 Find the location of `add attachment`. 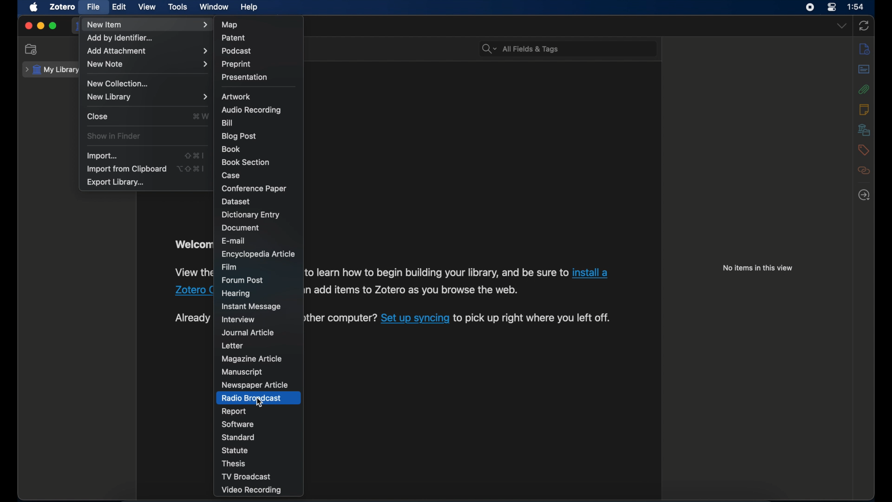

add attachment is located at coordinates (147, 51).